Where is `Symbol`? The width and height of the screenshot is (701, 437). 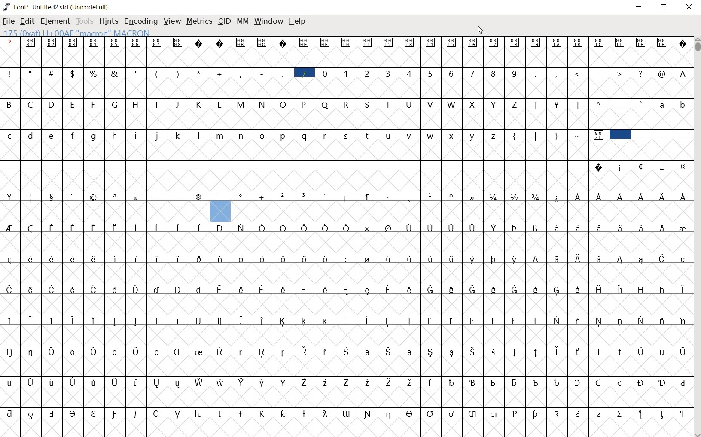
Symbol is located at coordinates (74, 352).